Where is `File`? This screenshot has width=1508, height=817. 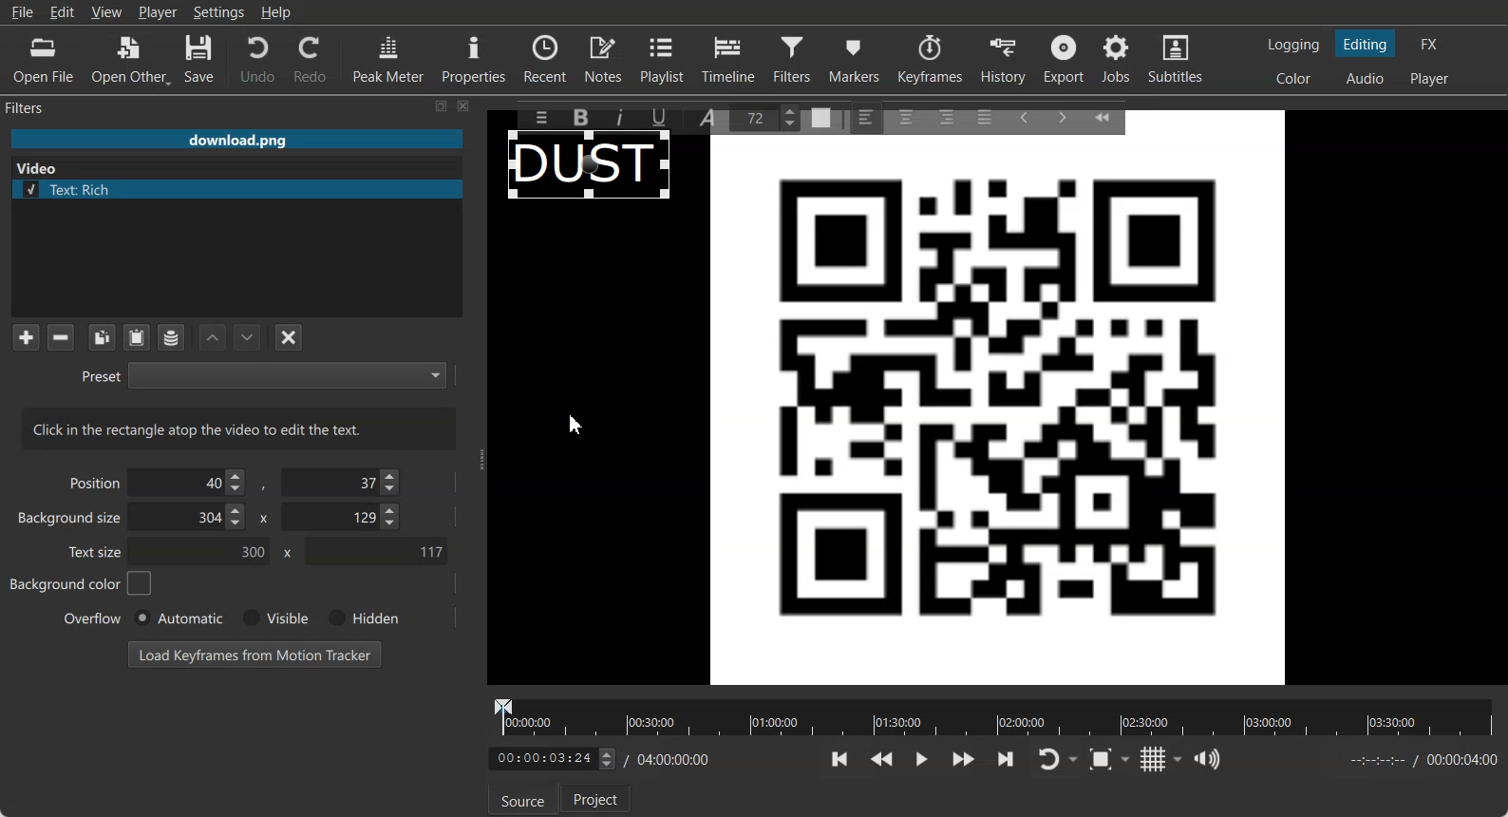
File is located at coordinates (22, 12).